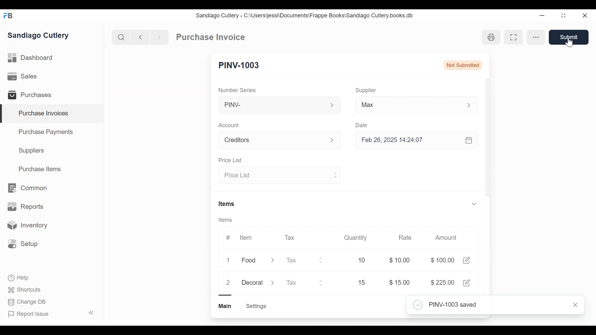  What do you see at coordinates (335, 175) in the screenshot?
I see `Expand` at bounding box center [335, 175].